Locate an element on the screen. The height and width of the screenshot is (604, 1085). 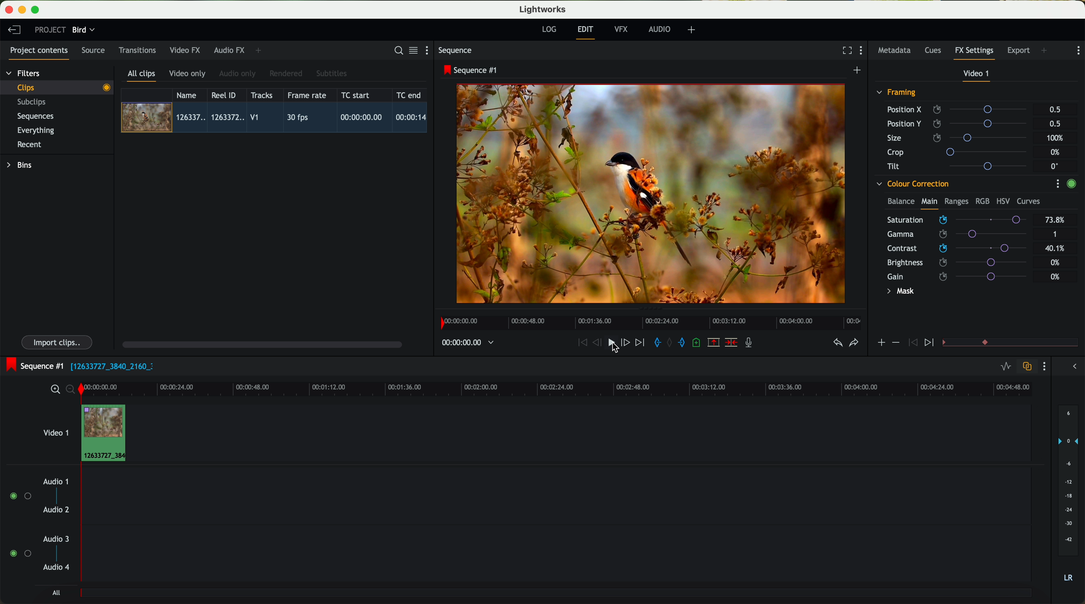
Reel ID is located at coordinates (226, 95).